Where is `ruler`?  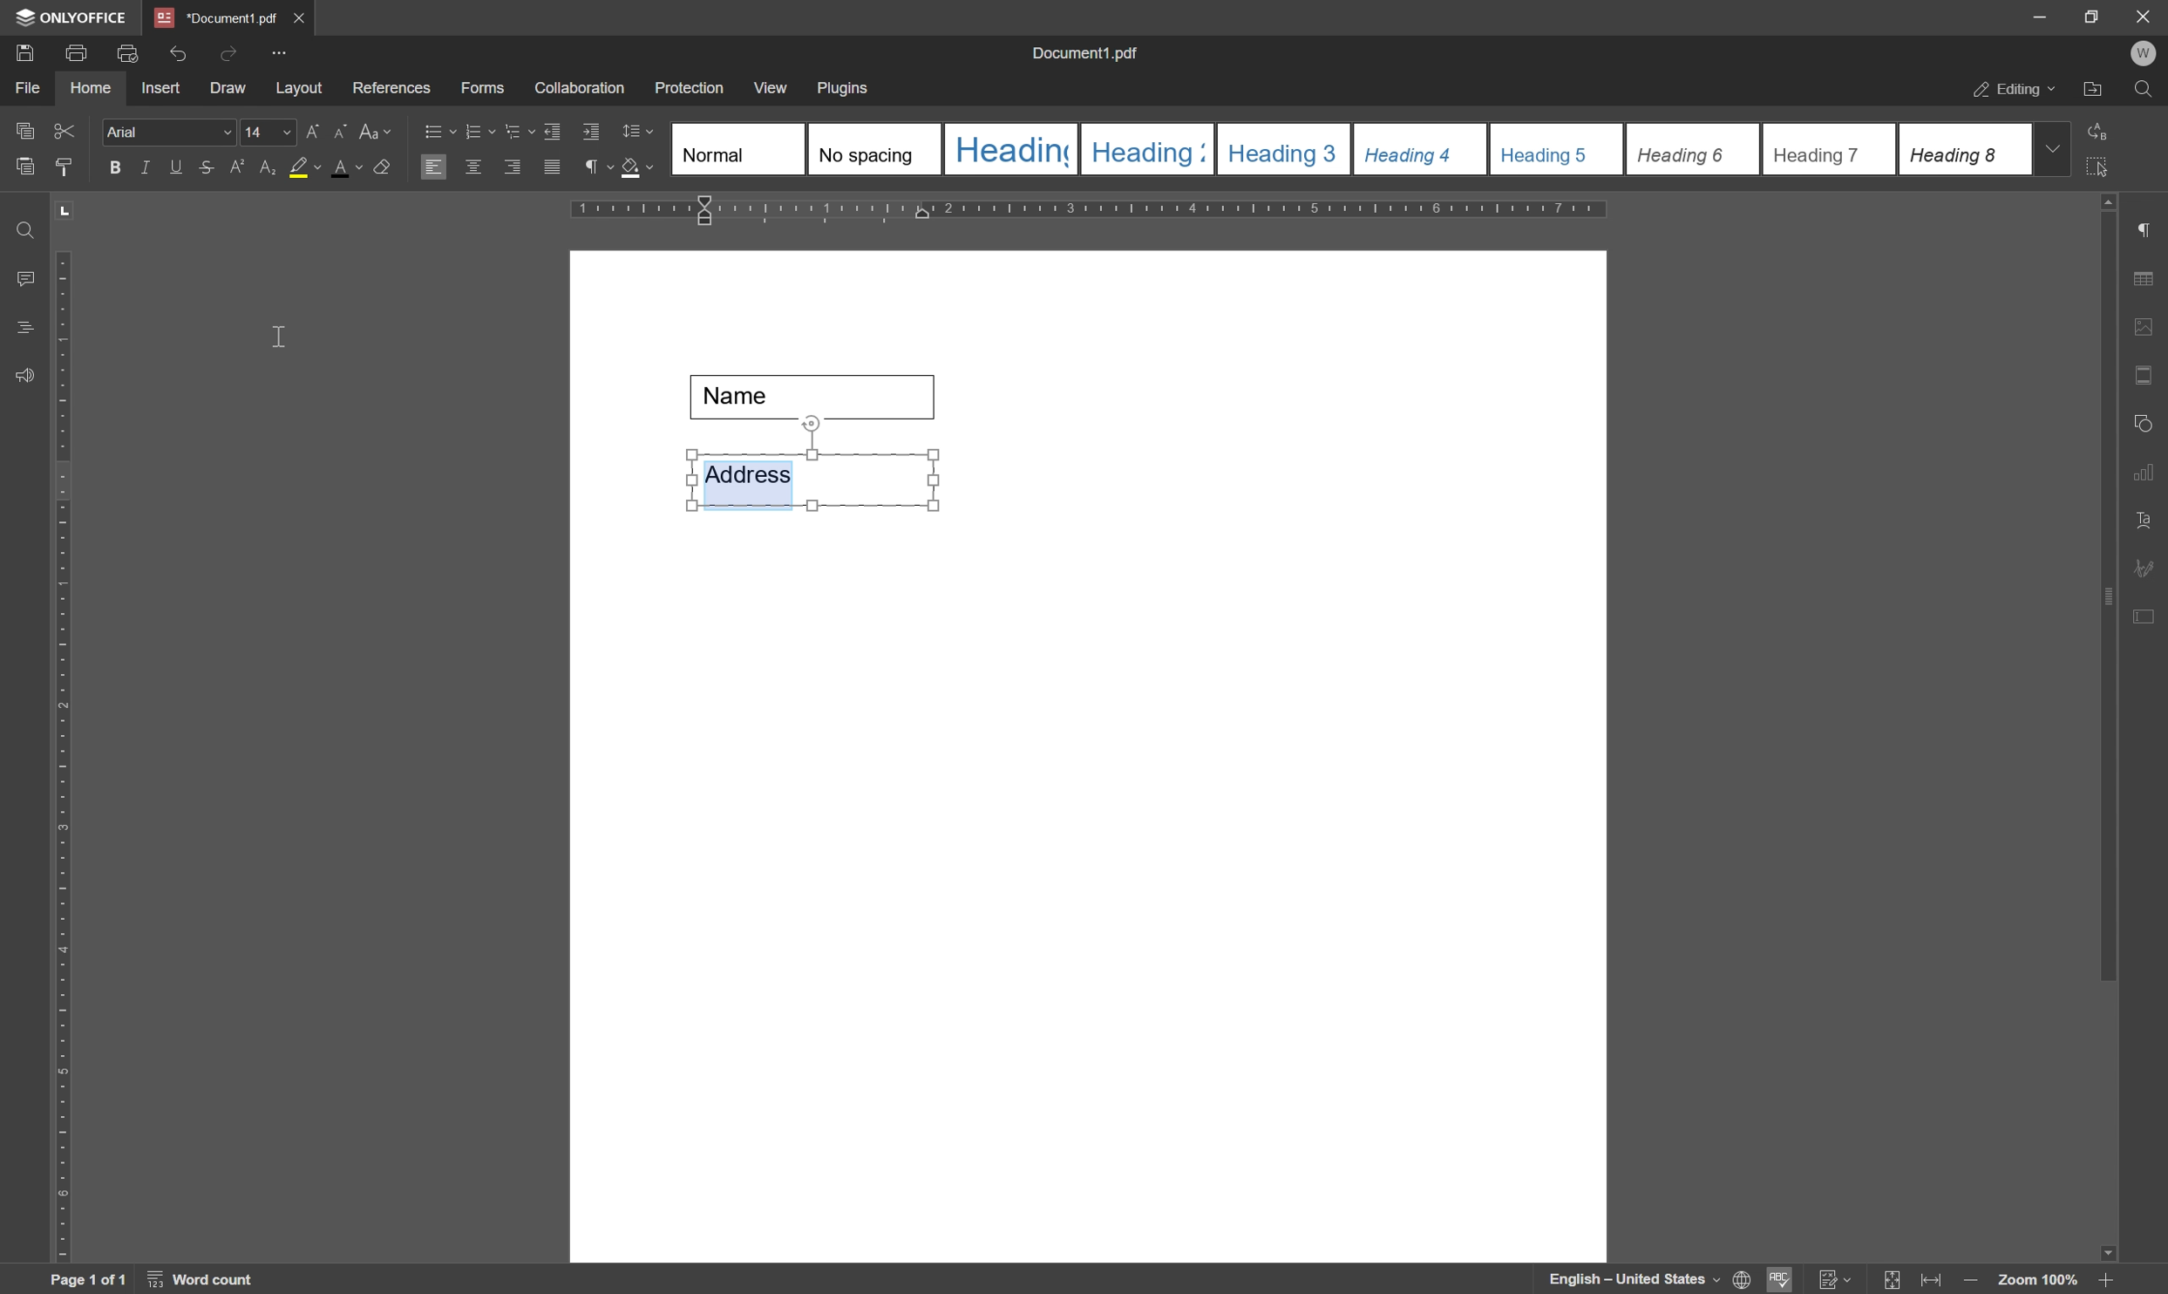 ruler is located at coordinates (1097, 211).